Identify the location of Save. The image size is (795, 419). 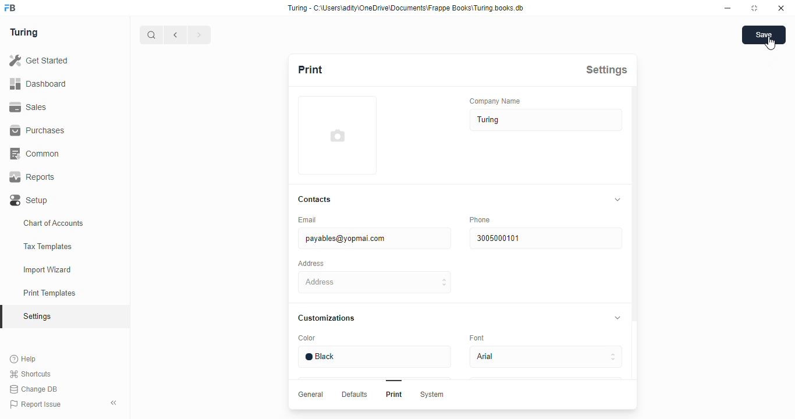
(765, 35).